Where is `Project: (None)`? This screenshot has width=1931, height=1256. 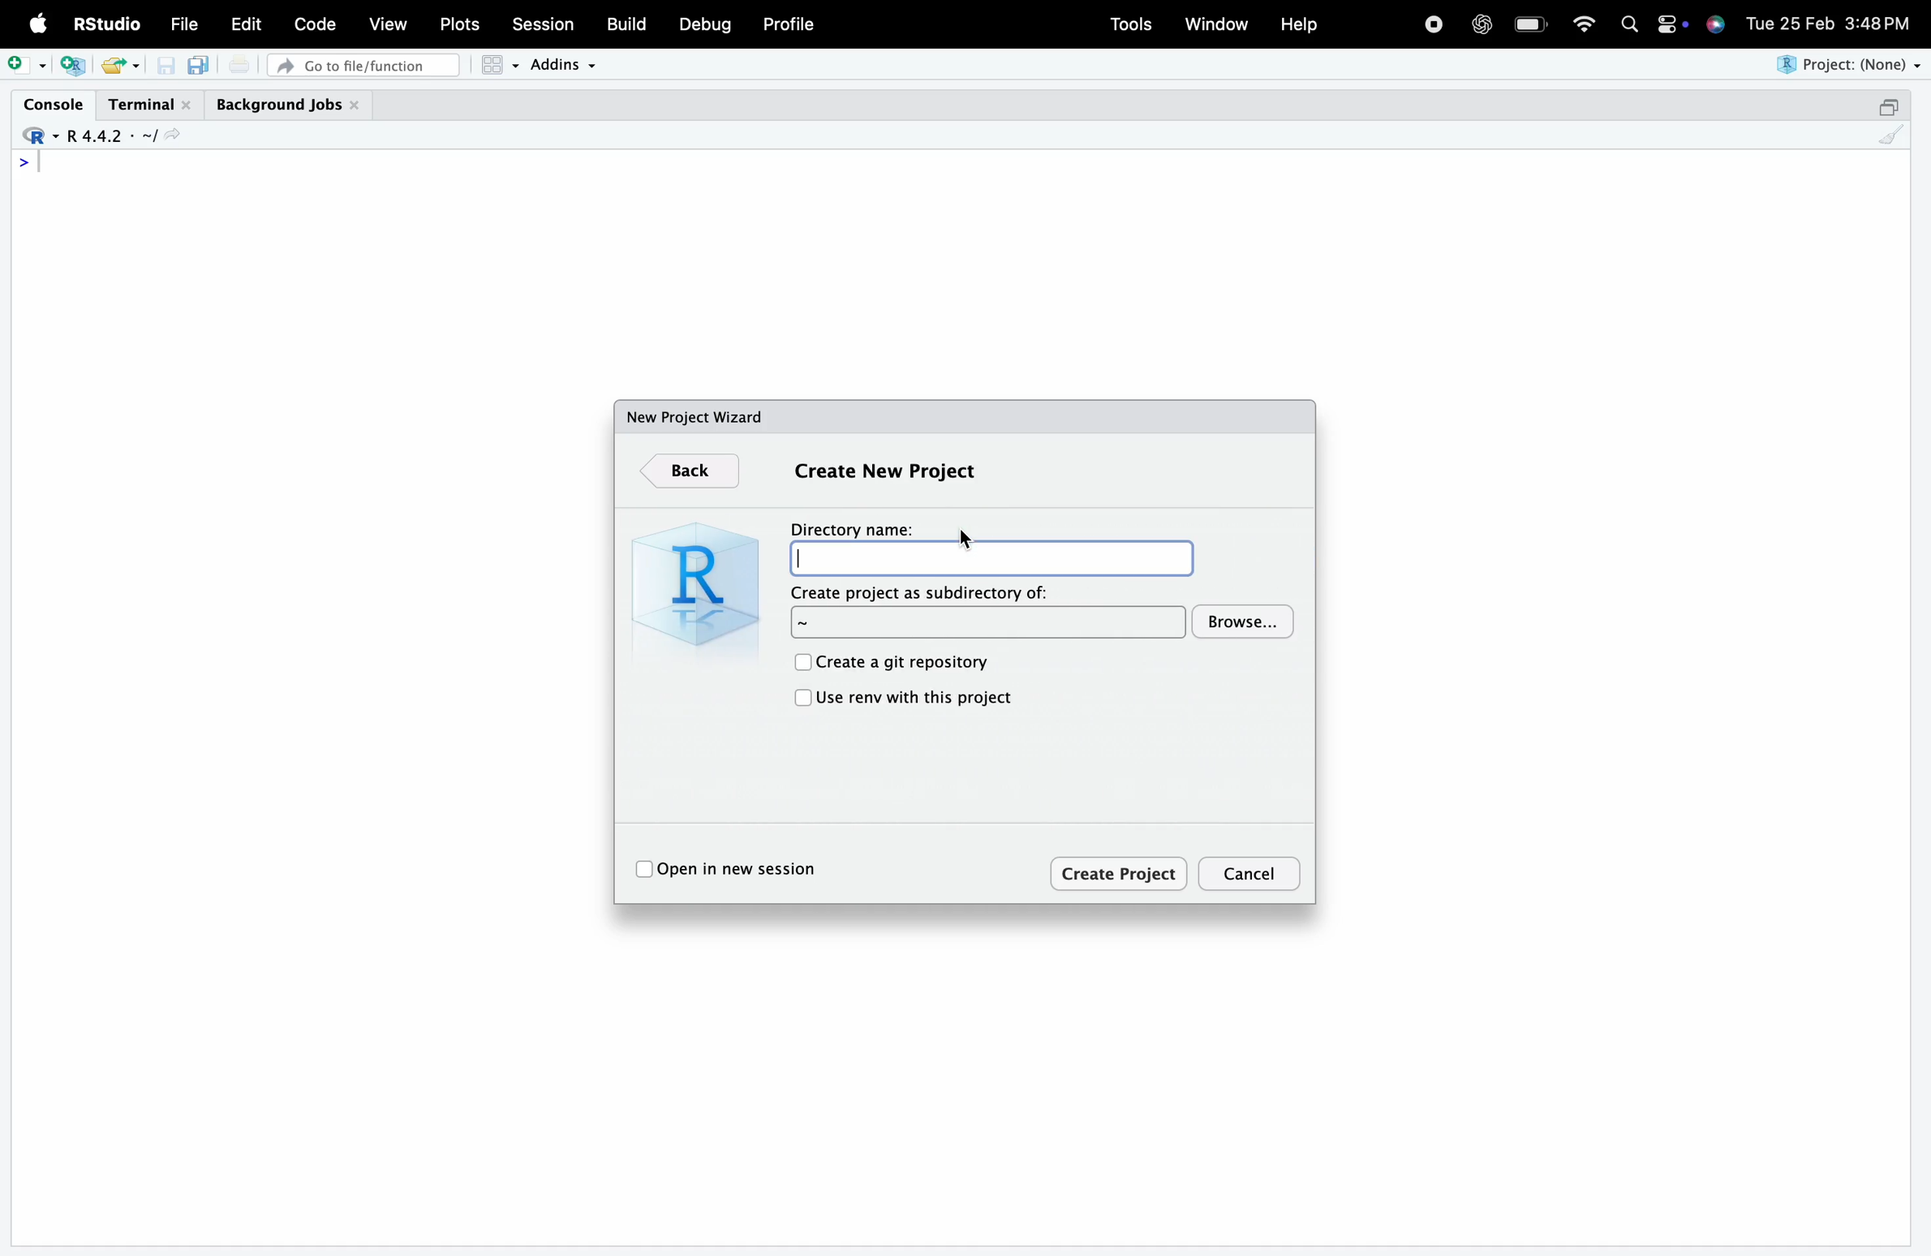 Project: (None) is located at coordinates (1846, 65).